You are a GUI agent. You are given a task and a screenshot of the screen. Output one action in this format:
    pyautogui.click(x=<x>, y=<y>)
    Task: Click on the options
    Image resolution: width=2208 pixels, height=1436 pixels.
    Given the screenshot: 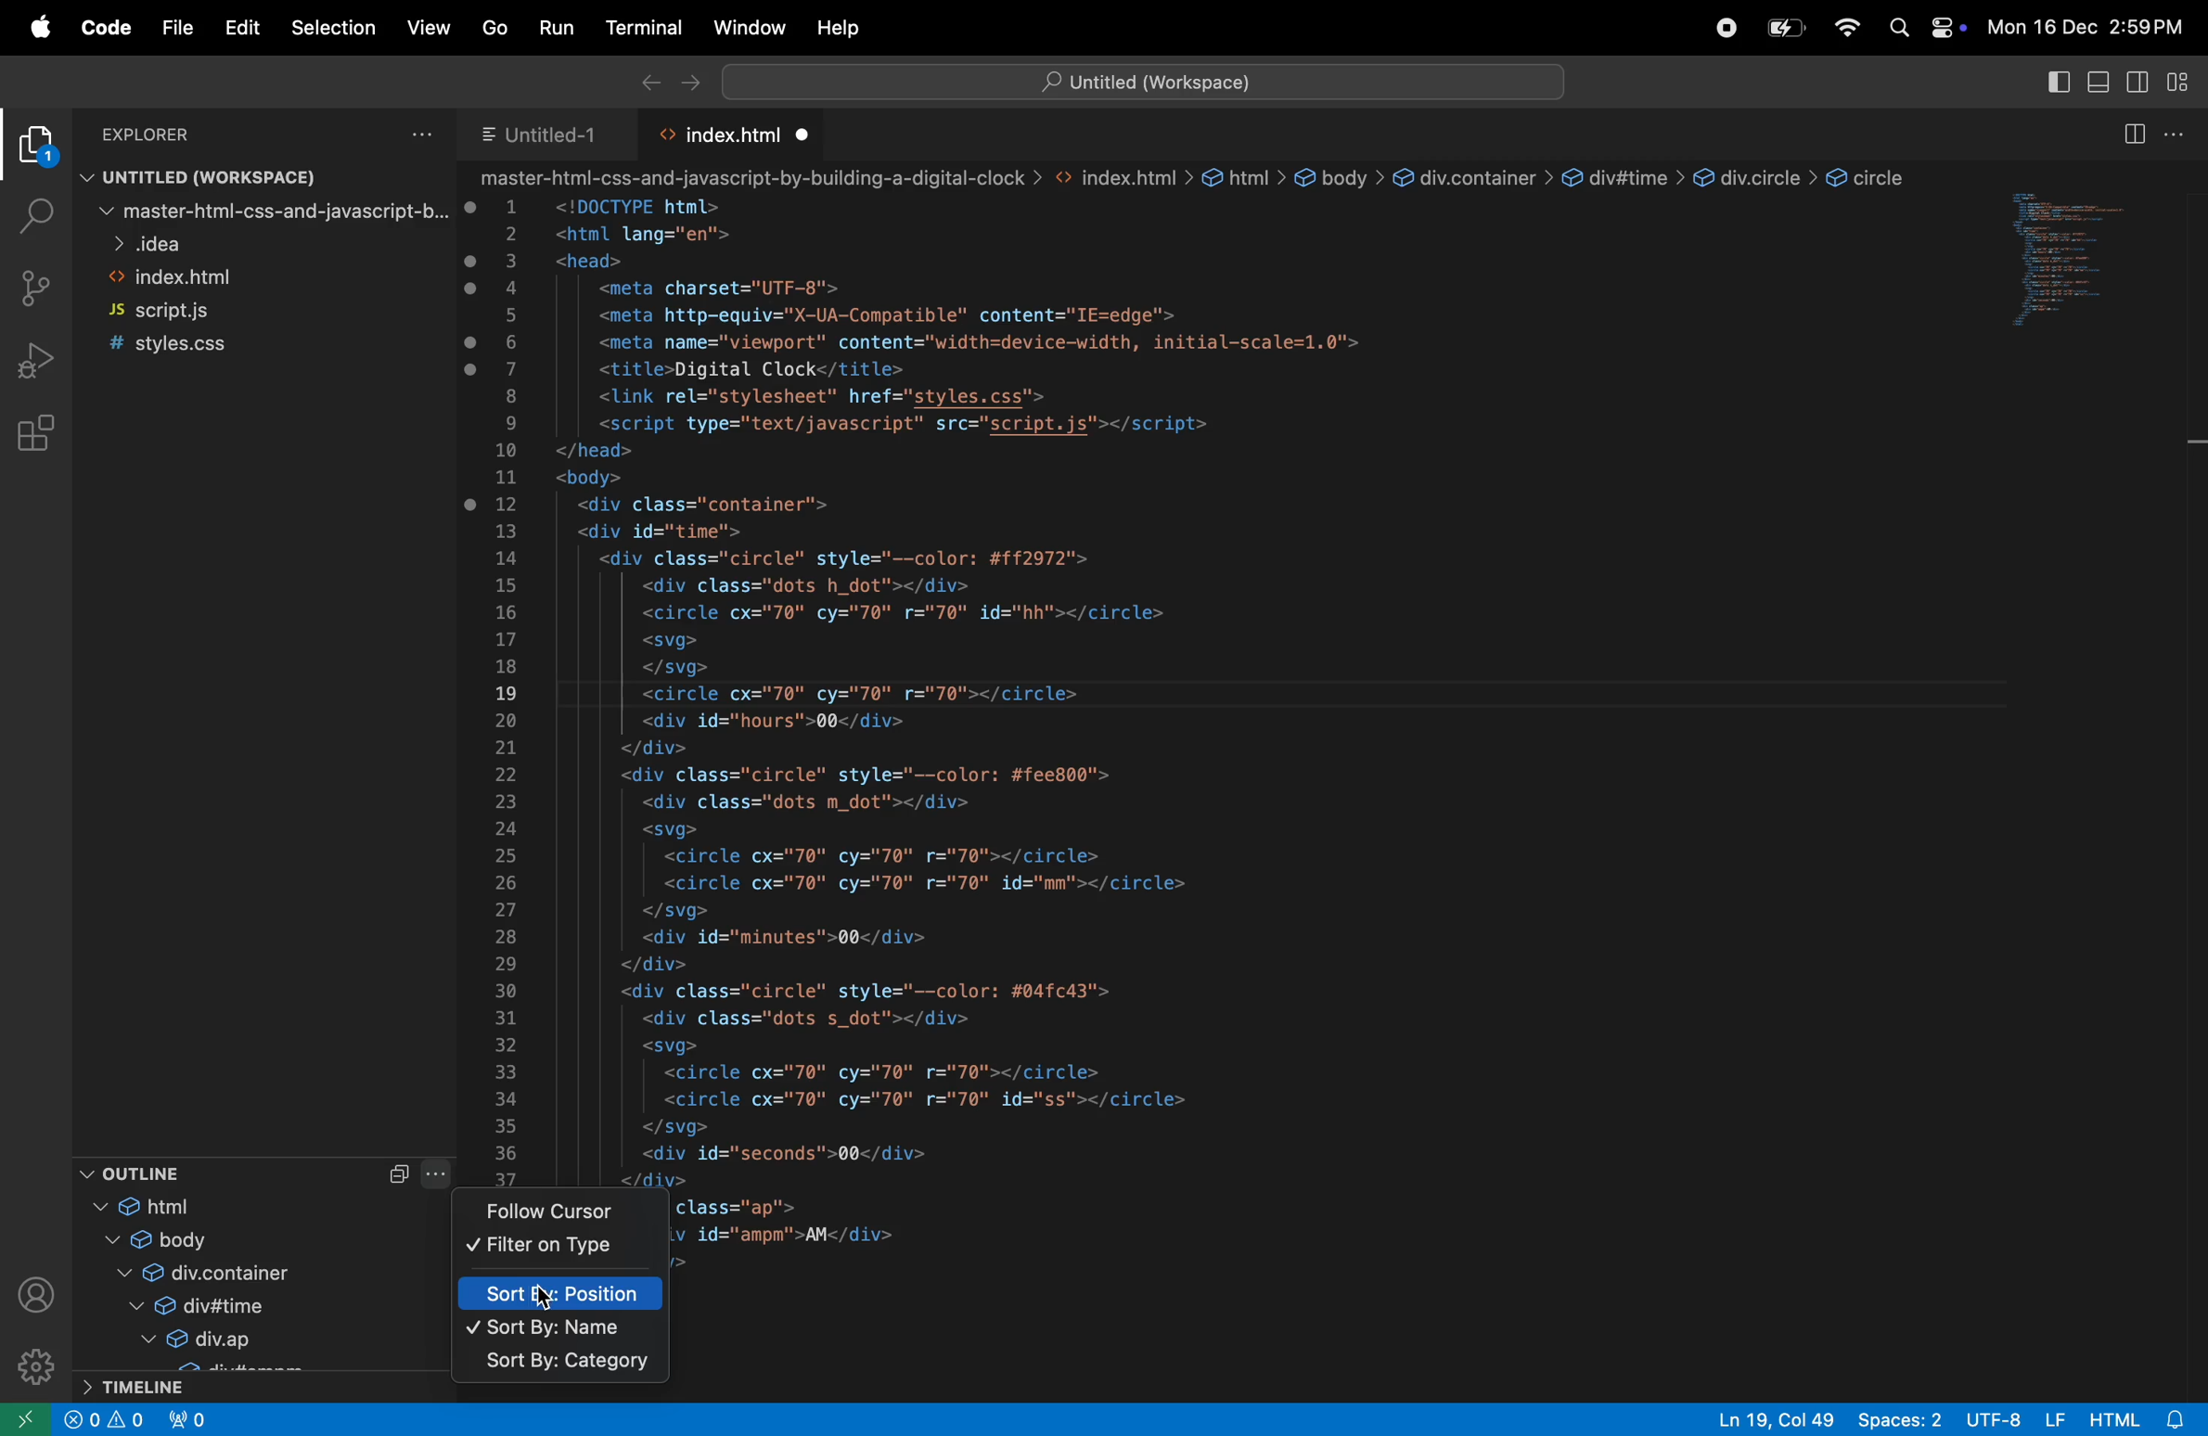 What is the action you would take?
    pyautogui.click(x=2185, y=133)
    